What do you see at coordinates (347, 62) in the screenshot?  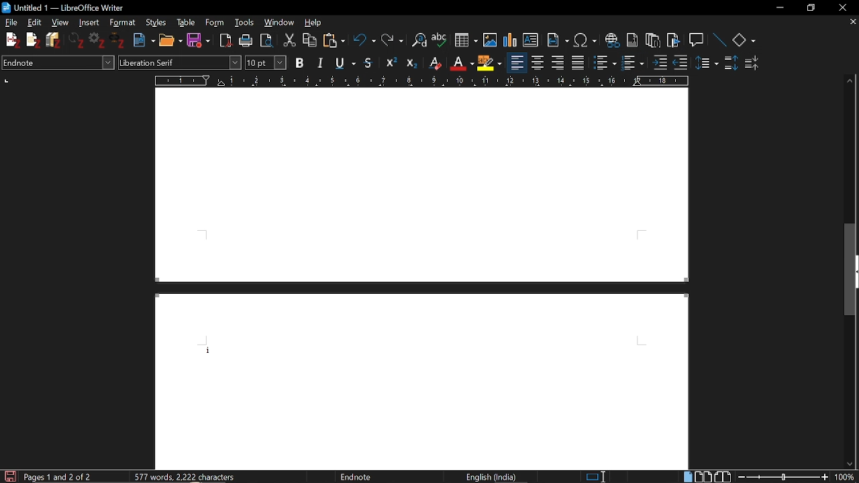 I see `Underline` at bounding box center [347, 62].